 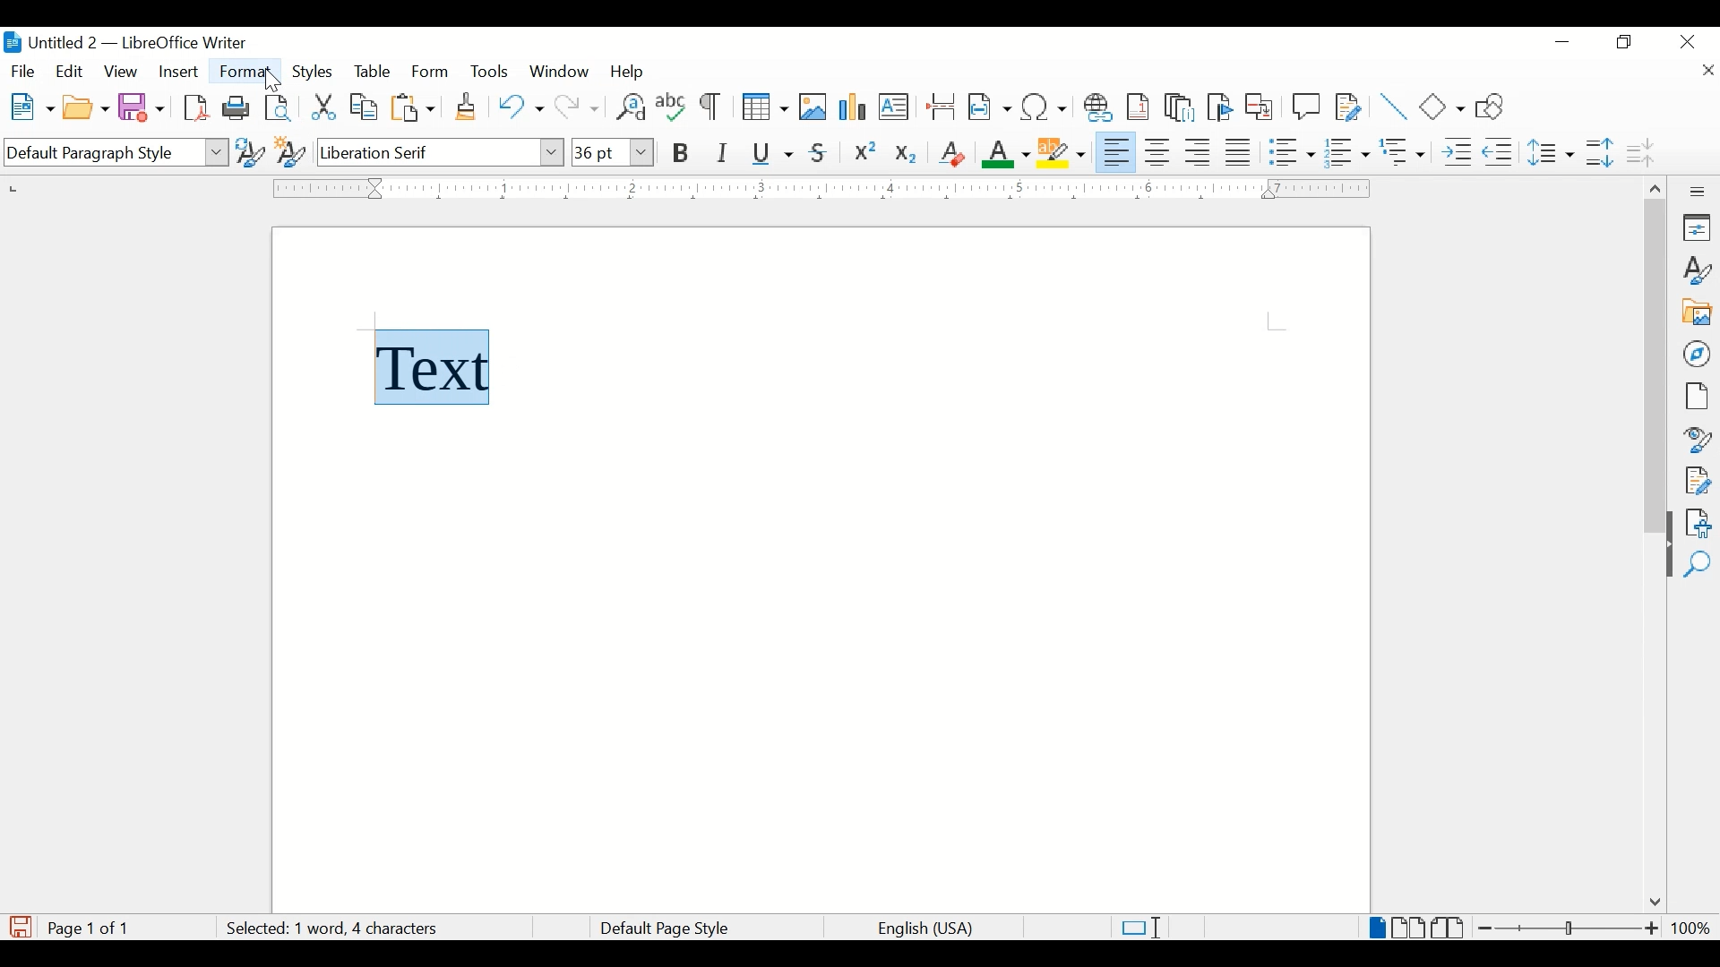 I want to click on insert line, so click(x=1394, y=107).